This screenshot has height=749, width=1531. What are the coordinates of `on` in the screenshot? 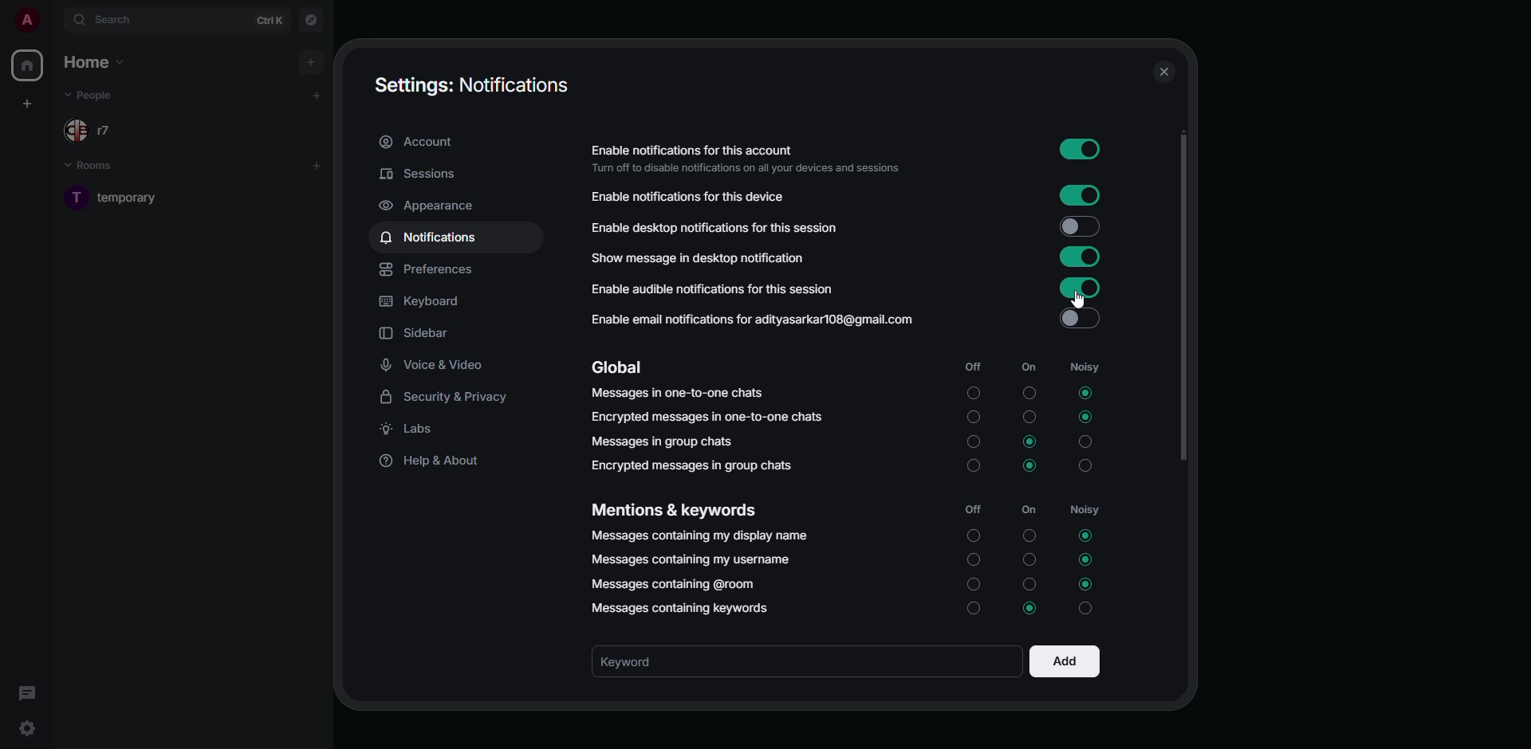 It's located at (1028, 558).